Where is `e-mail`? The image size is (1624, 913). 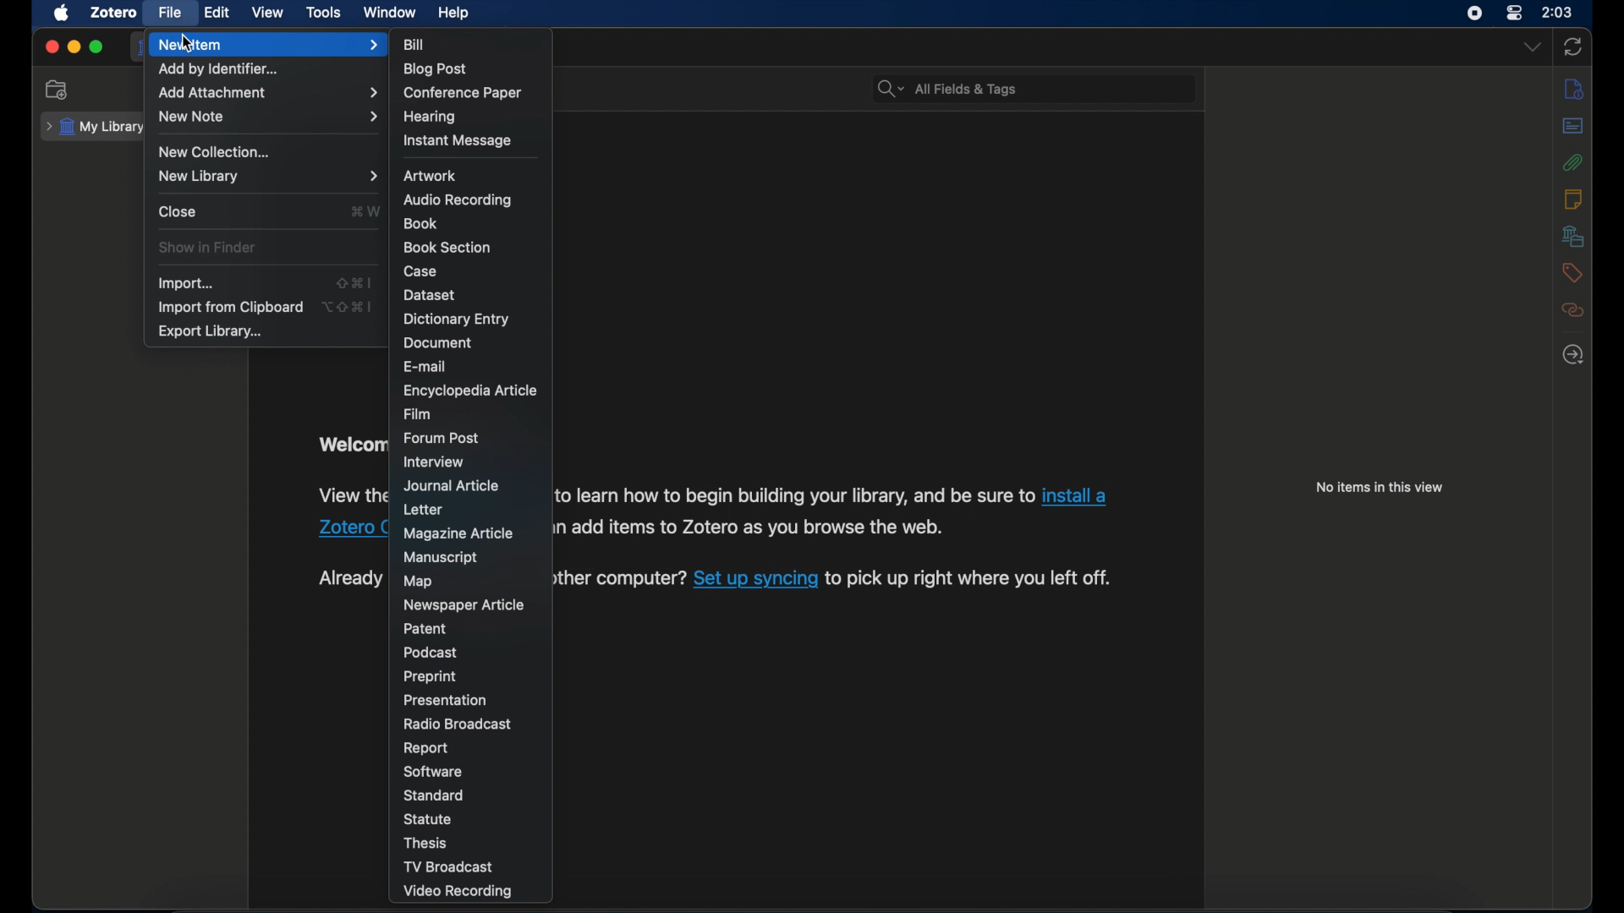
e-mail is located at coordinates (425, 367).